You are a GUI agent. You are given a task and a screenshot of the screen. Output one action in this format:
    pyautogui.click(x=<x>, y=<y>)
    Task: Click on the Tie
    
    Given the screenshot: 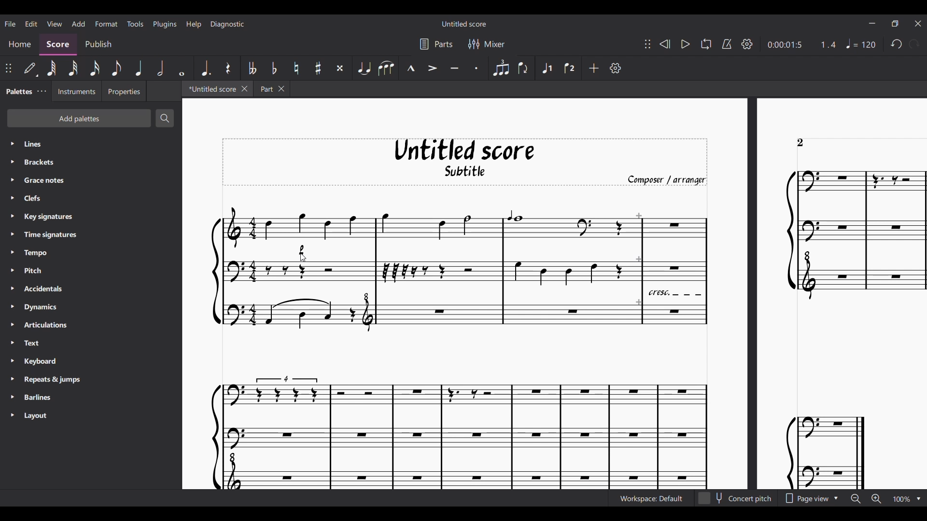 What is the action you would take?
    pyautogui.click(x=364, y=68)
    